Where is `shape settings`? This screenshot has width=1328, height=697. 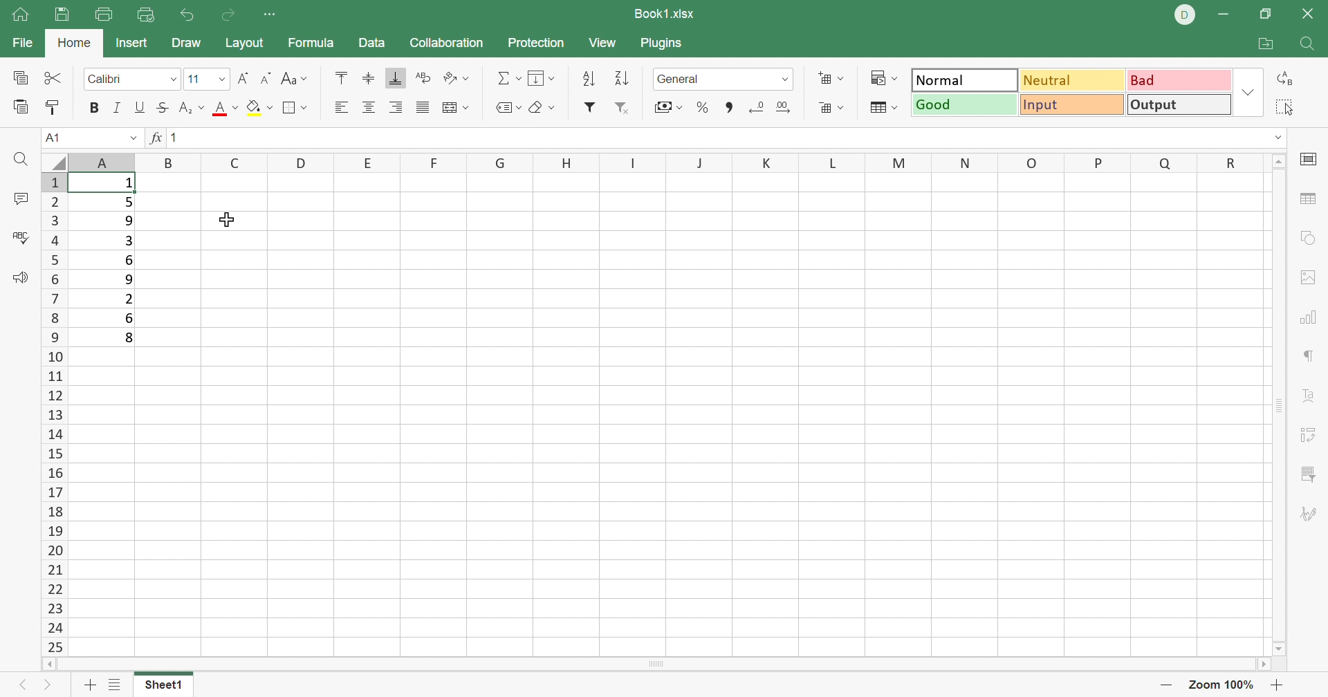
shape settings is located at coordinates (1313, 236).